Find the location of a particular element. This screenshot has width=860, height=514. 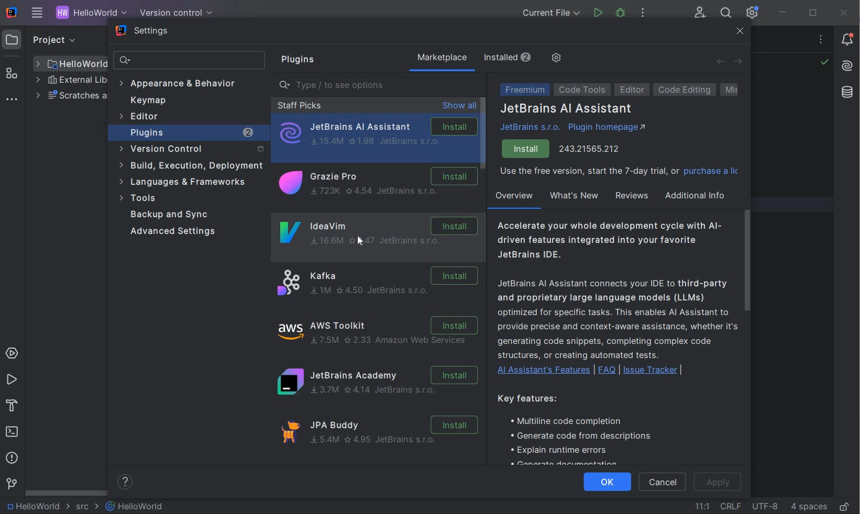

MAKE FILE READY ONLY is located at coordinates (844, 507).